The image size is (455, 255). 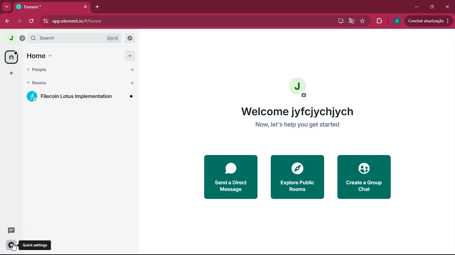 I want to click on update, so click(x=427, y=21).